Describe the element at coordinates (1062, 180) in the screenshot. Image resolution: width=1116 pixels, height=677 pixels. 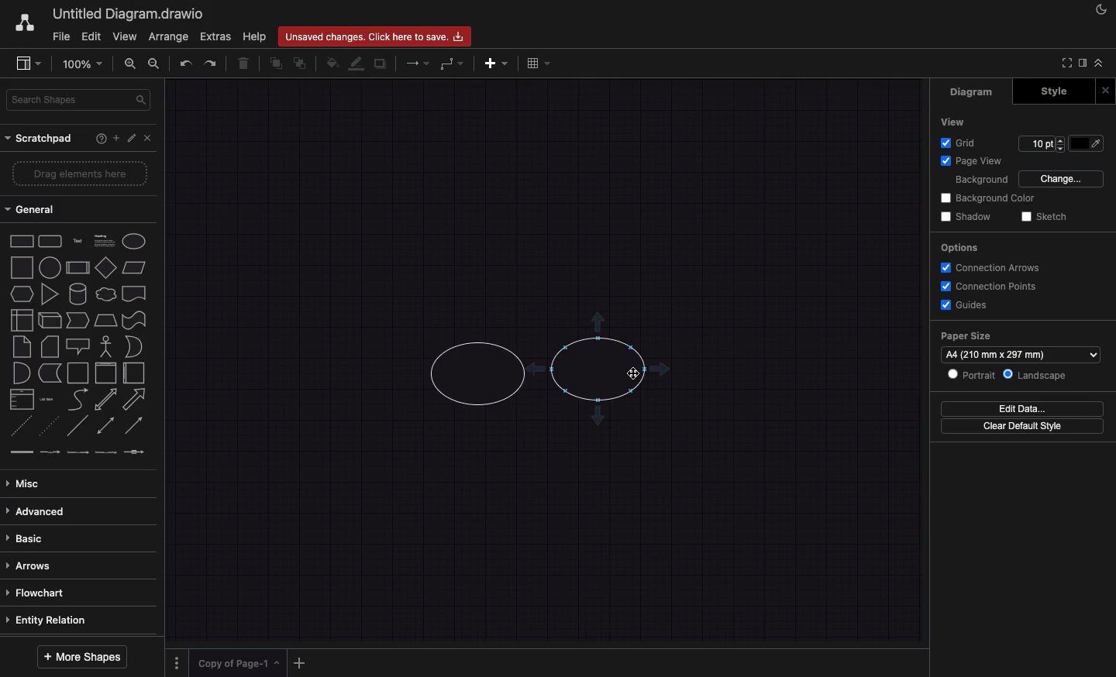
I see `change` at that location.